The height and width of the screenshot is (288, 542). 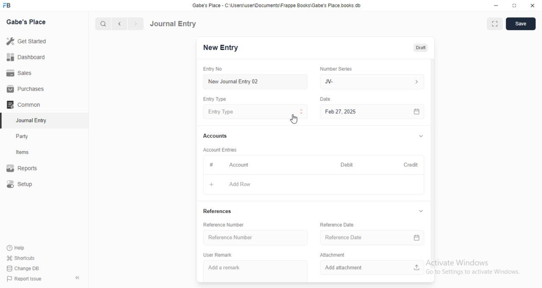 I want to click on ‘Common, so click(x=24, y=104).